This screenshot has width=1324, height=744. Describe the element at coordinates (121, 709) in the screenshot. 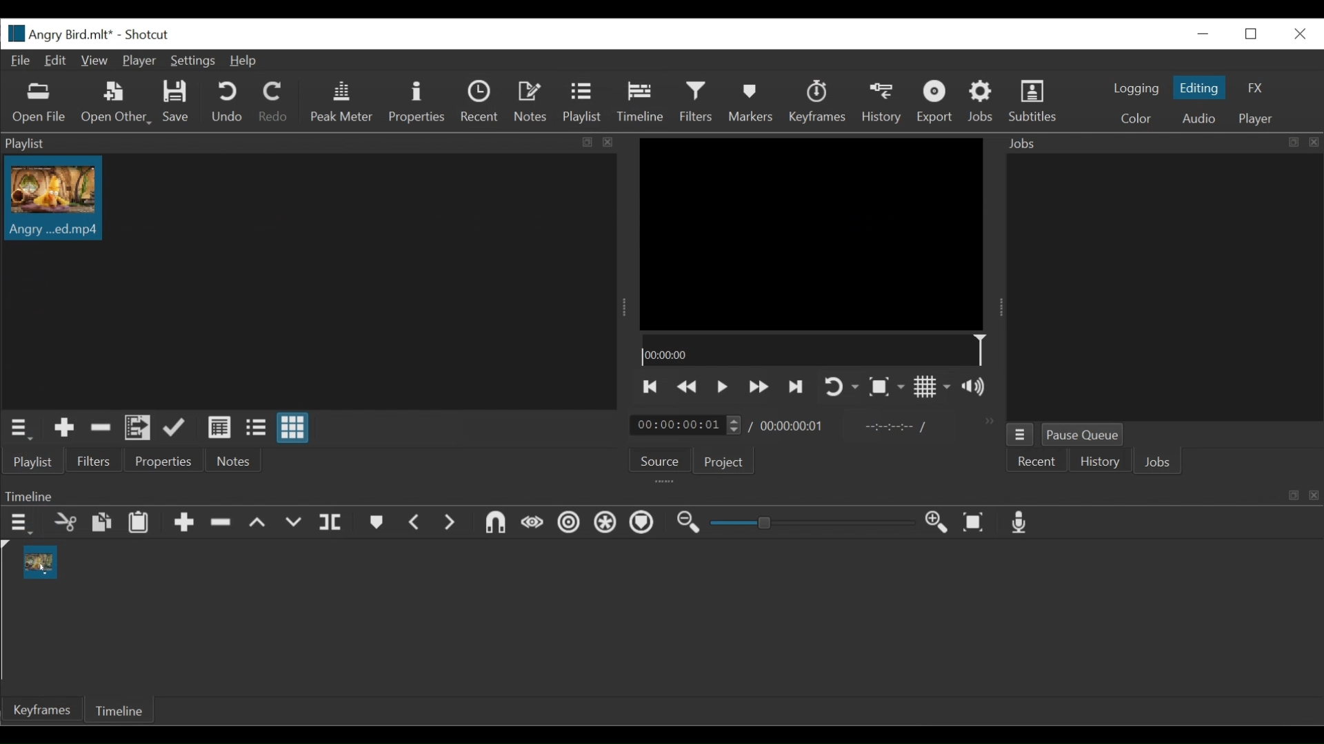

I see `Timeline` at that location.